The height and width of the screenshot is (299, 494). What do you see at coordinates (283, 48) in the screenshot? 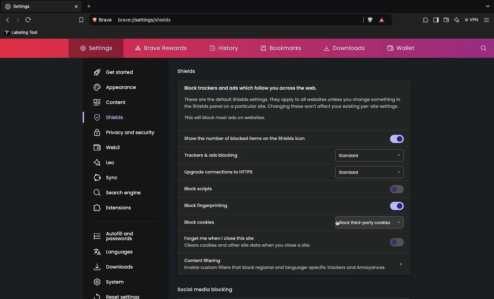
I see `Bookmarks` at bounding box center [283, 48].